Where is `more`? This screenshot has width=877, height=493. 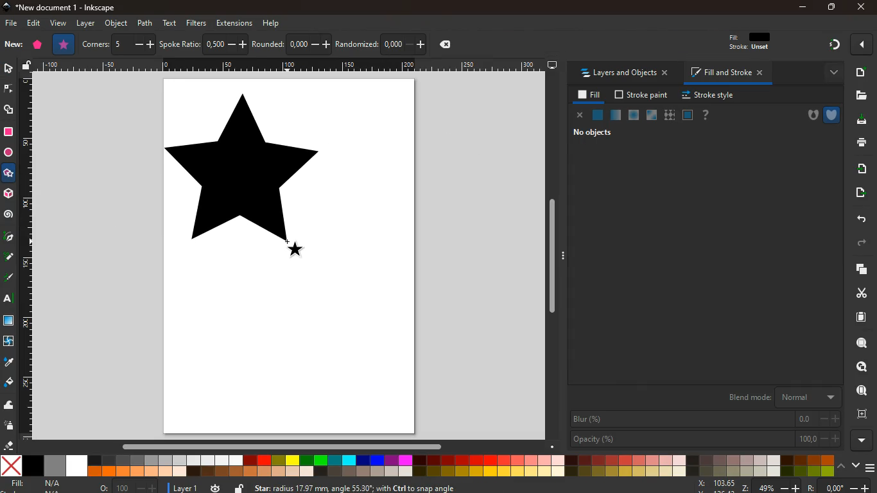
more is located at coordinates (860, 46).